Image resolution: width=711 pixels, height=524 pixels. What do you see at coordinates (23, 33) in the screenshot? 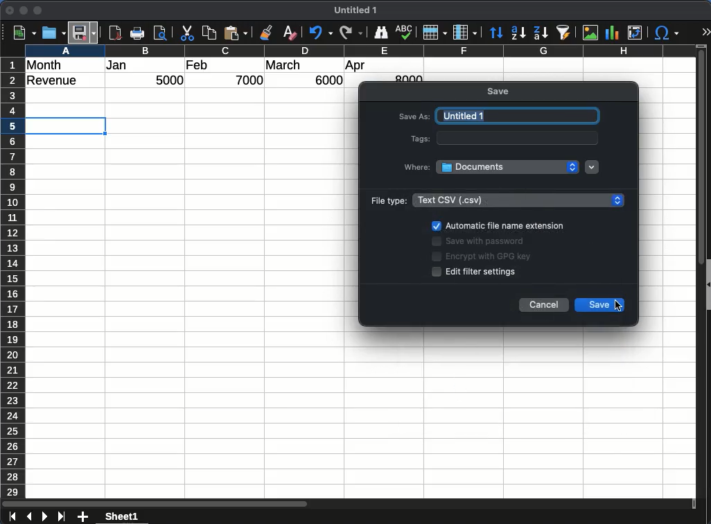
I see `new` at bounding box center [23, 33].